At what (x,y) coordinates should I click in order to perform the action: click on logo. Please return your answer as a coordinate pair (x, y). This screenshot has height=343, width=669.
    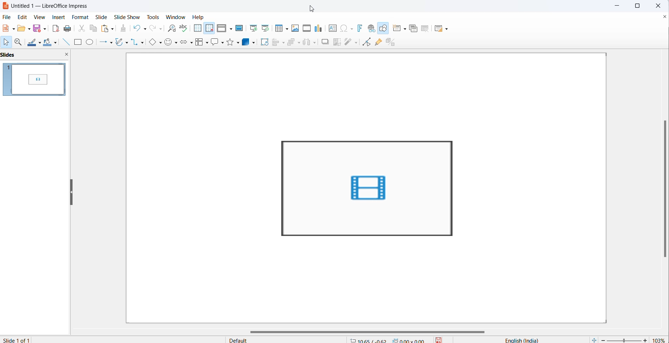
    Looking at the image, I should click on (5, 6).